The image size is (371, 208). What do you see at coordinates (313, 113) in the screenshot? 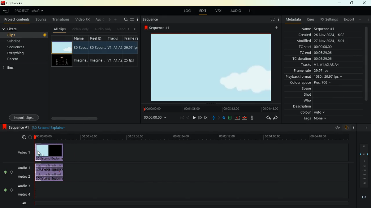
I see `colour` at bounding box center [313, 113].